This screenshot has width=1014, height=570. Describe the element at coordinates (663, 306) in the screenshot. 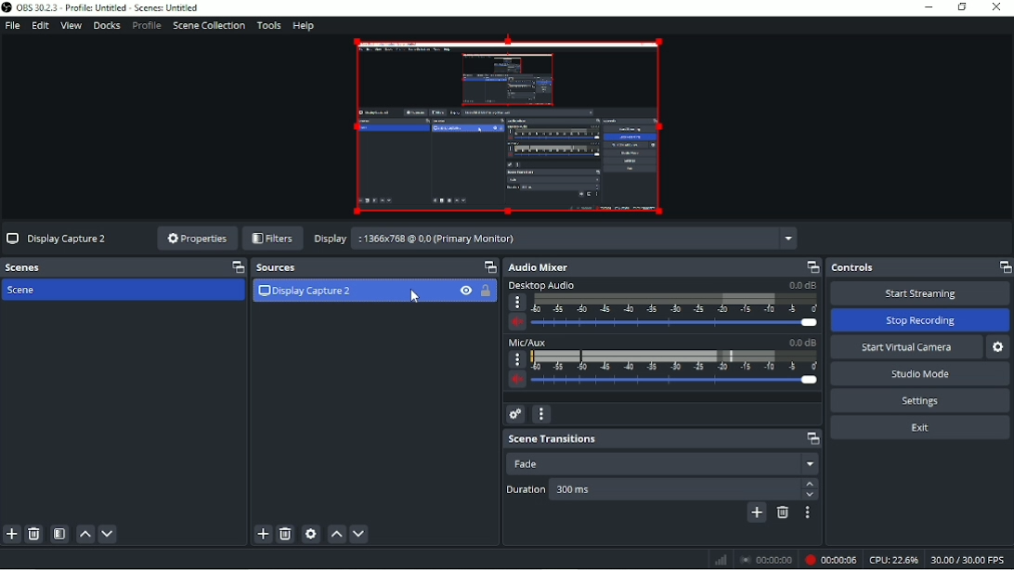

I see `Desktop audio slider` at that location.